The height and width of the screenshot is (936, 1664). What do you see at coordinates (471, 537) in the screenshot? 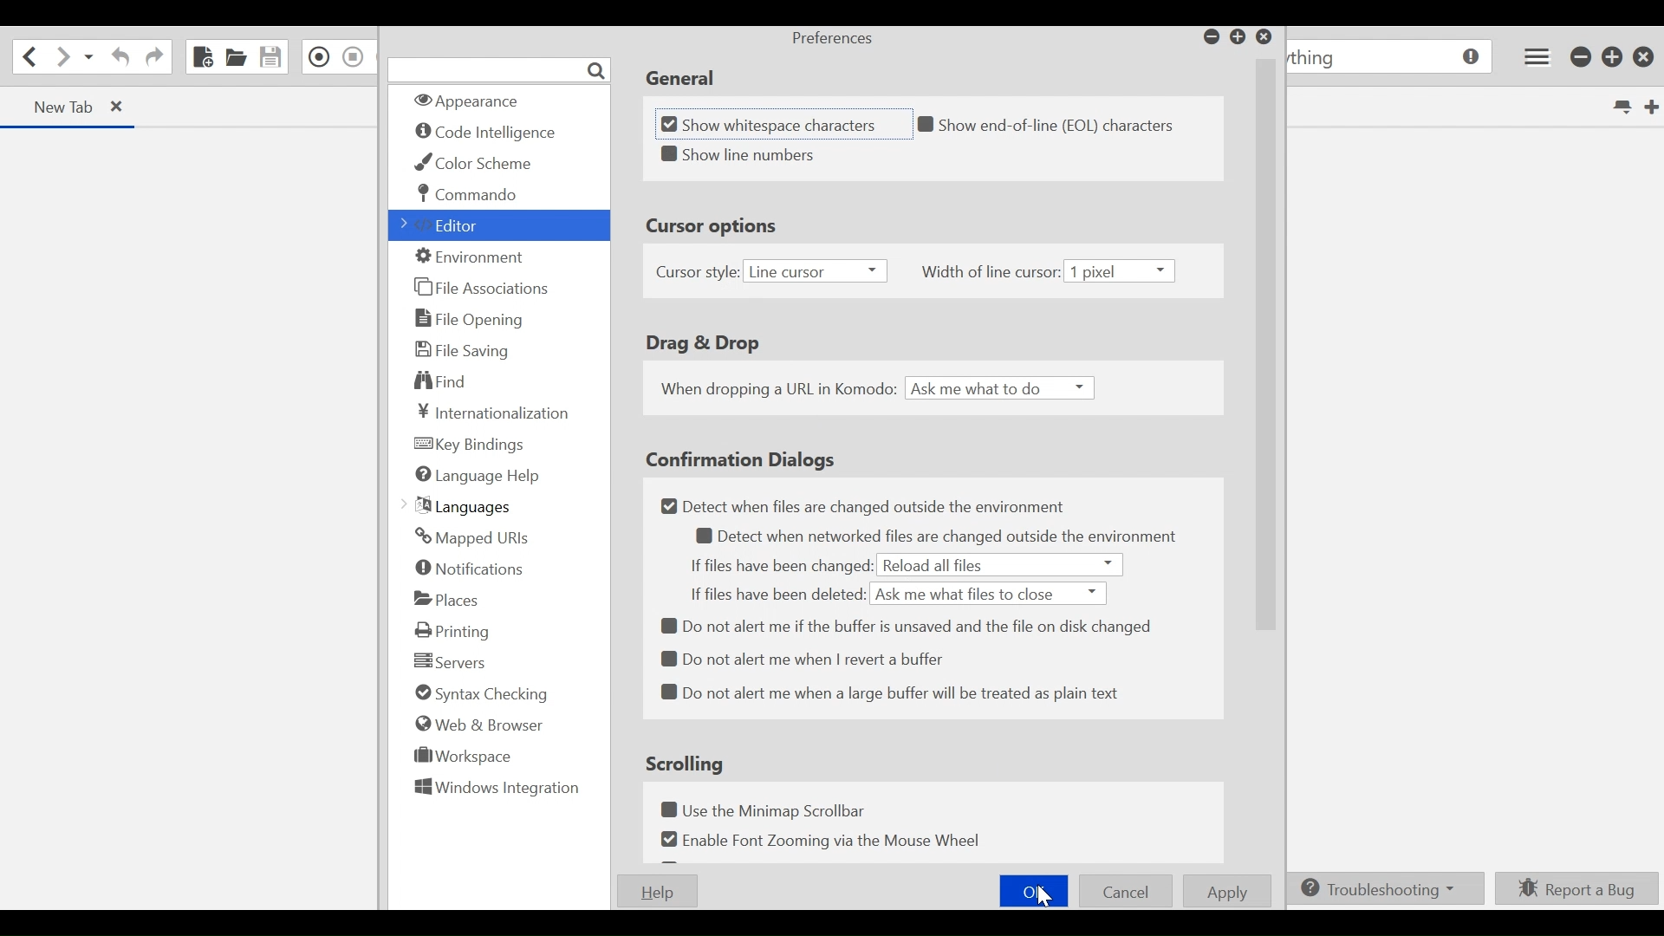
I see `Mapped URLs` at bounding box center [471, 537].